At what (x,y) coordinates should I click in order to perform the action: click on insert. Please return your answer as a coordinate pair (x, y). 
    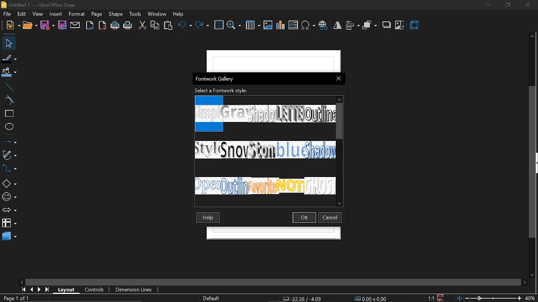
    Looking at the image, I should click on (56, 15).